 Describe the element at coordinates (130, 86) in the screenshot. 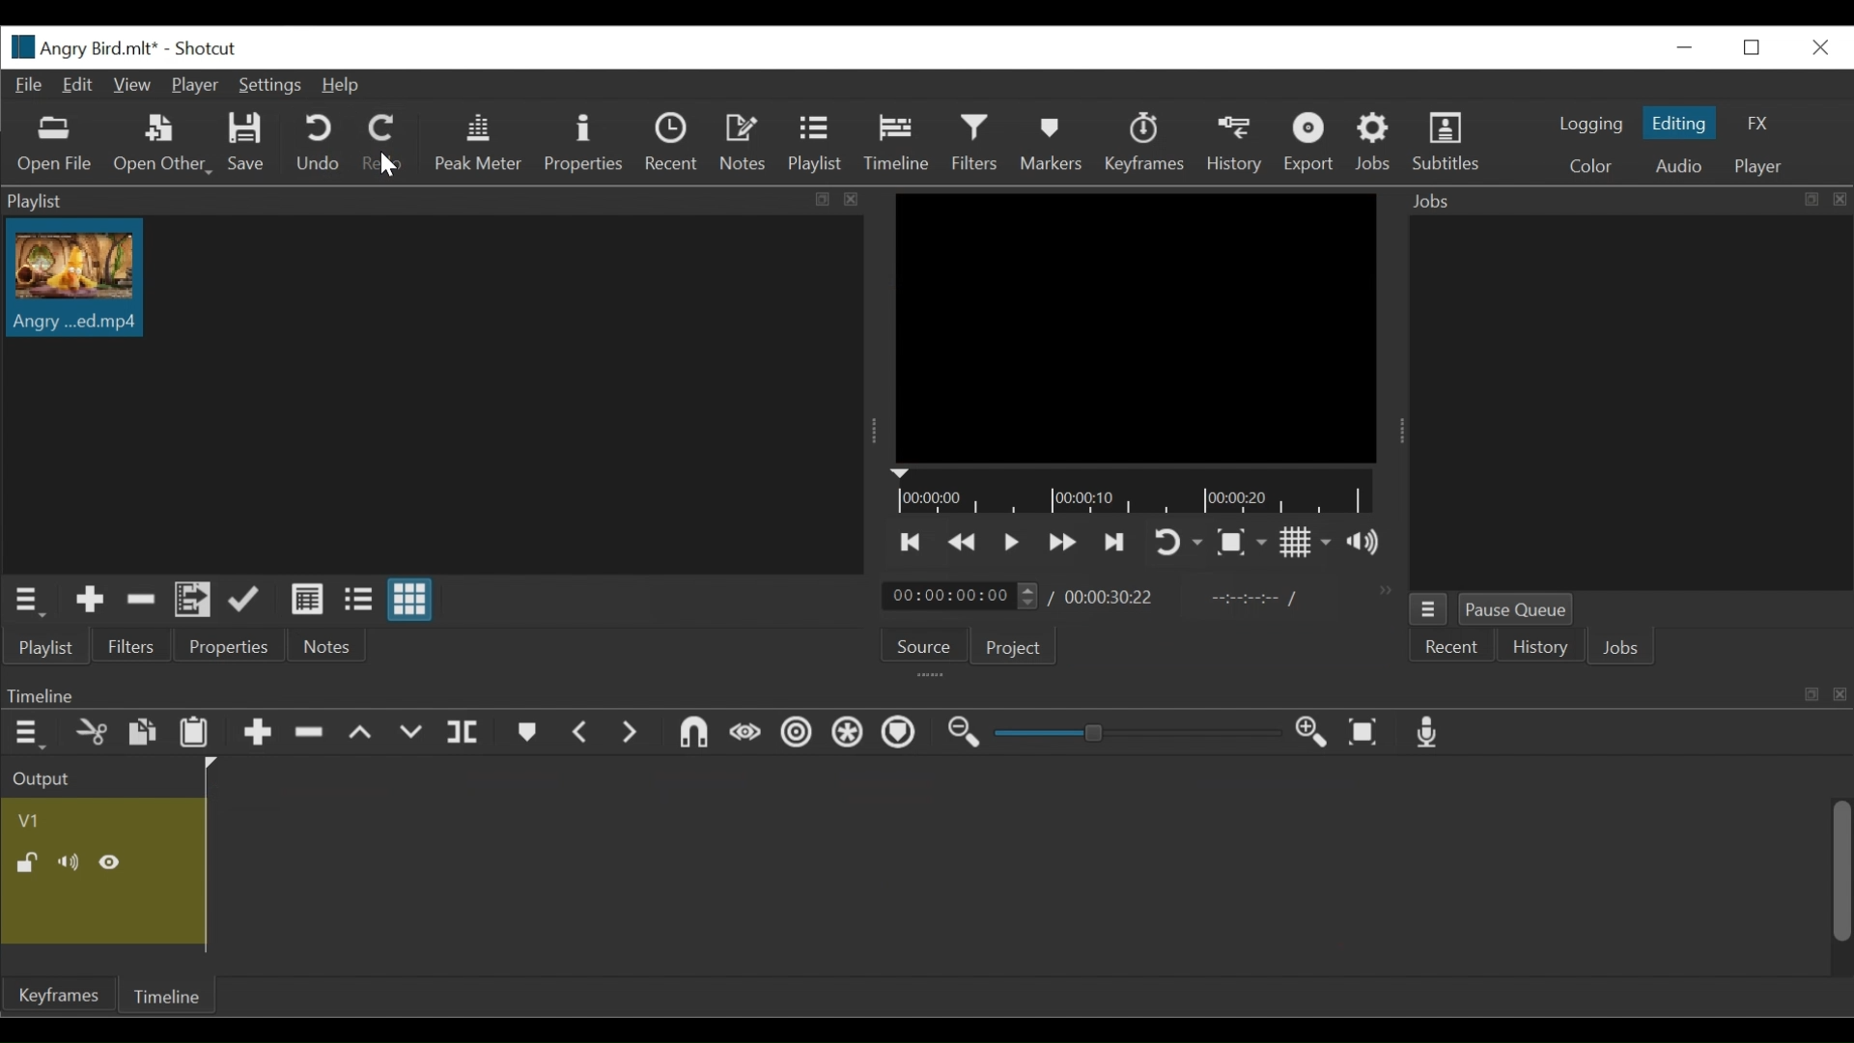

I see `View` at that location.